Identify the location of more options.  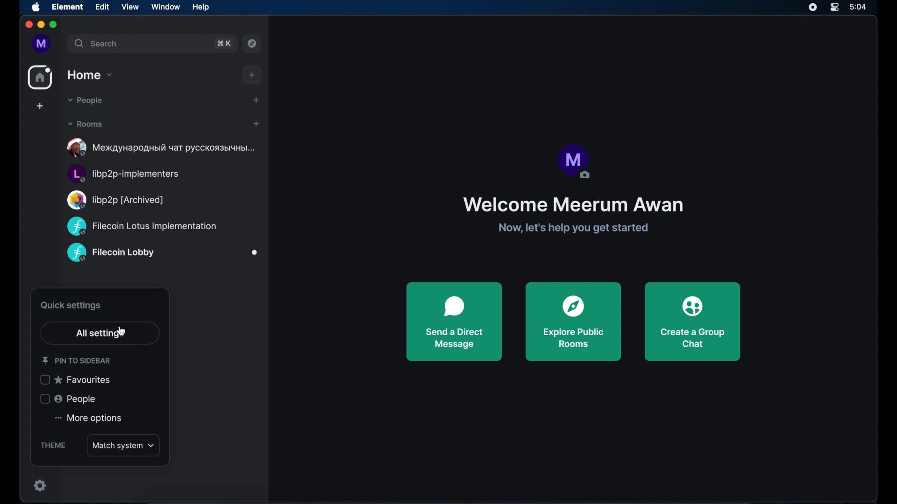
(88, 419).